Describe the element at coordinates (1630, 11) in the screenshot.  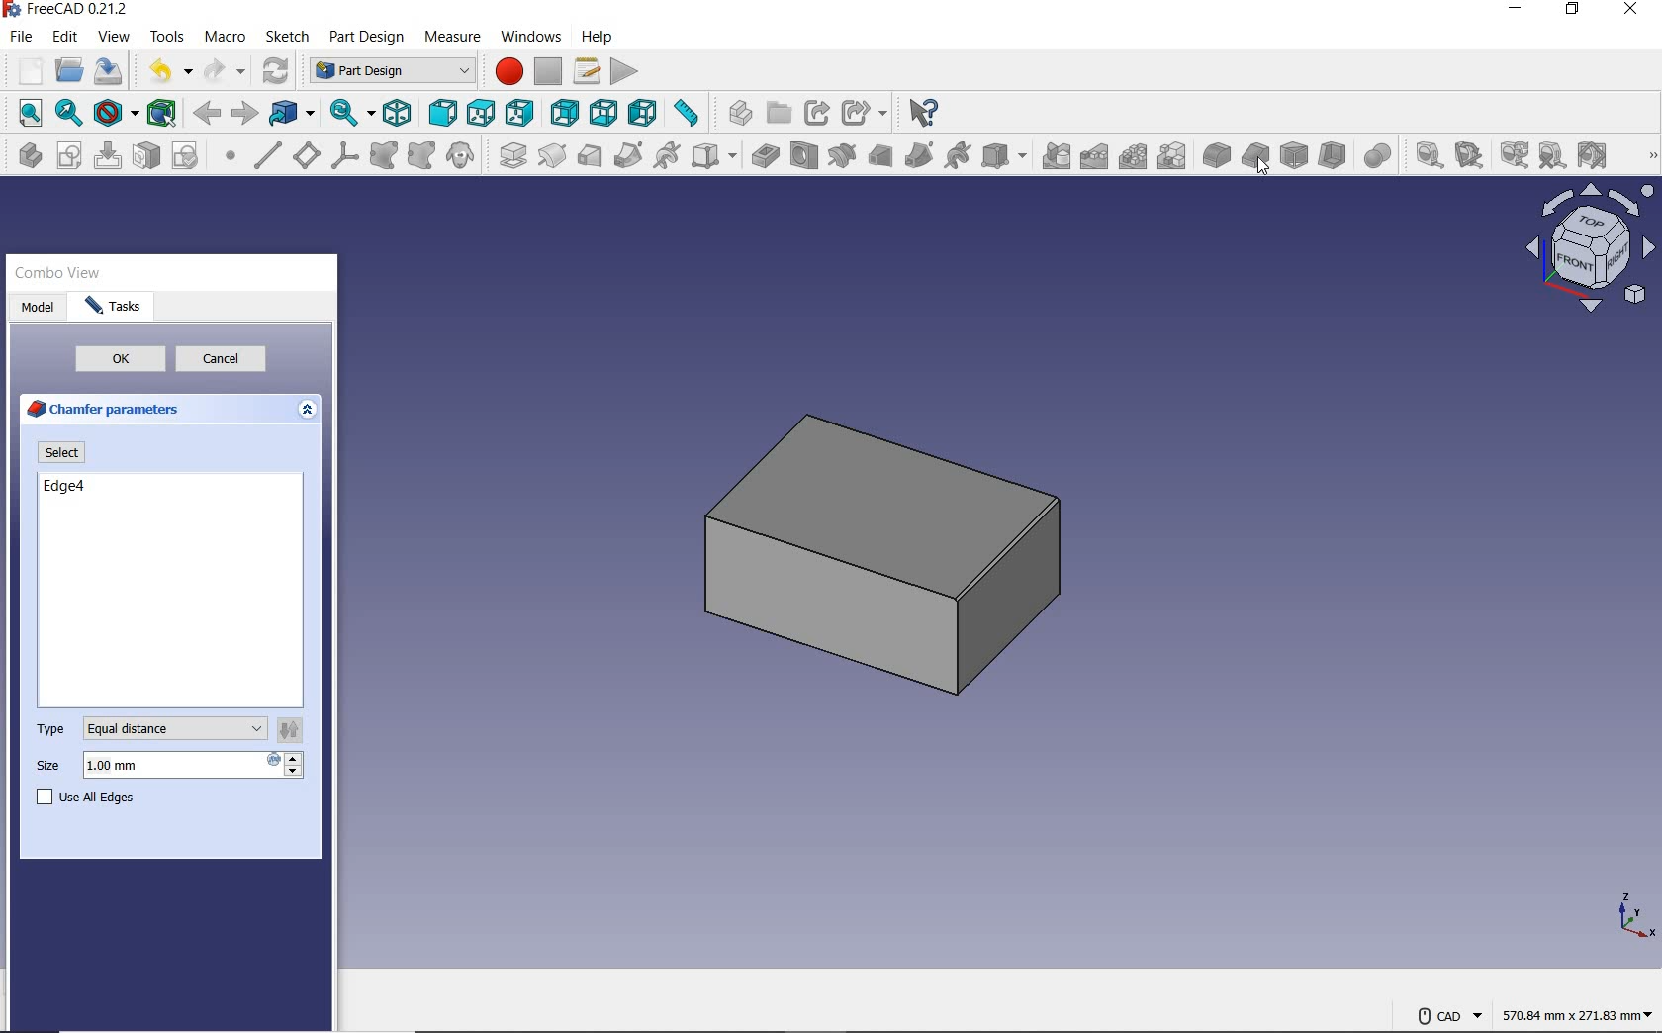
I see `close` at that location.